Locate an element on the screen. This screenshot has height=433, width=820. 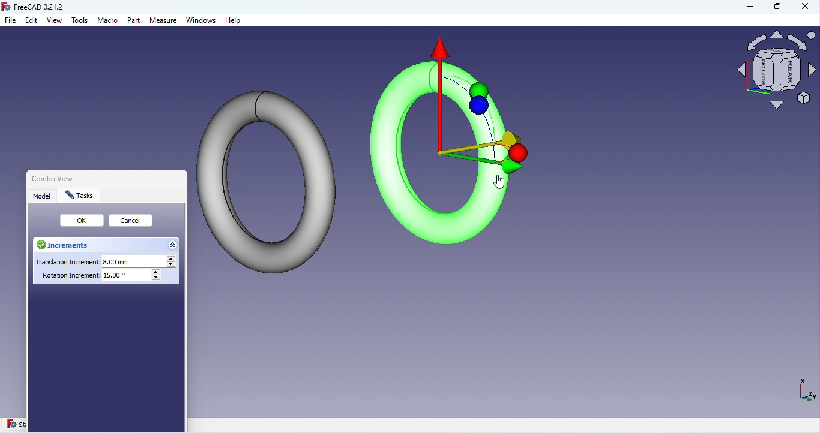
Part is located at coordinates (134, 22).